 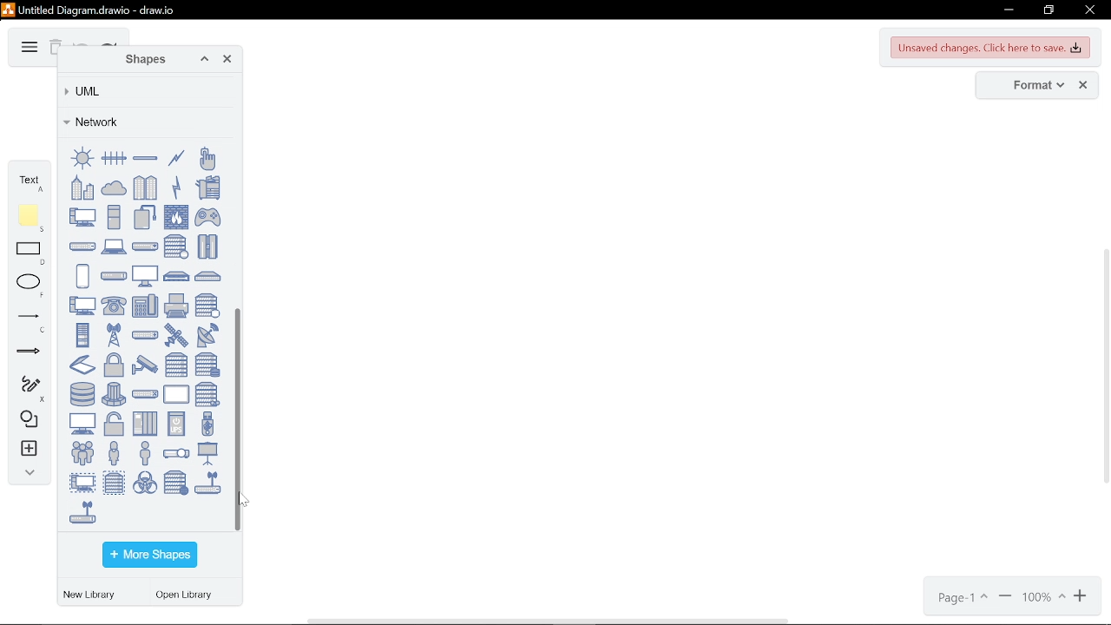 I want to click on page, so click(x=961, y=598).